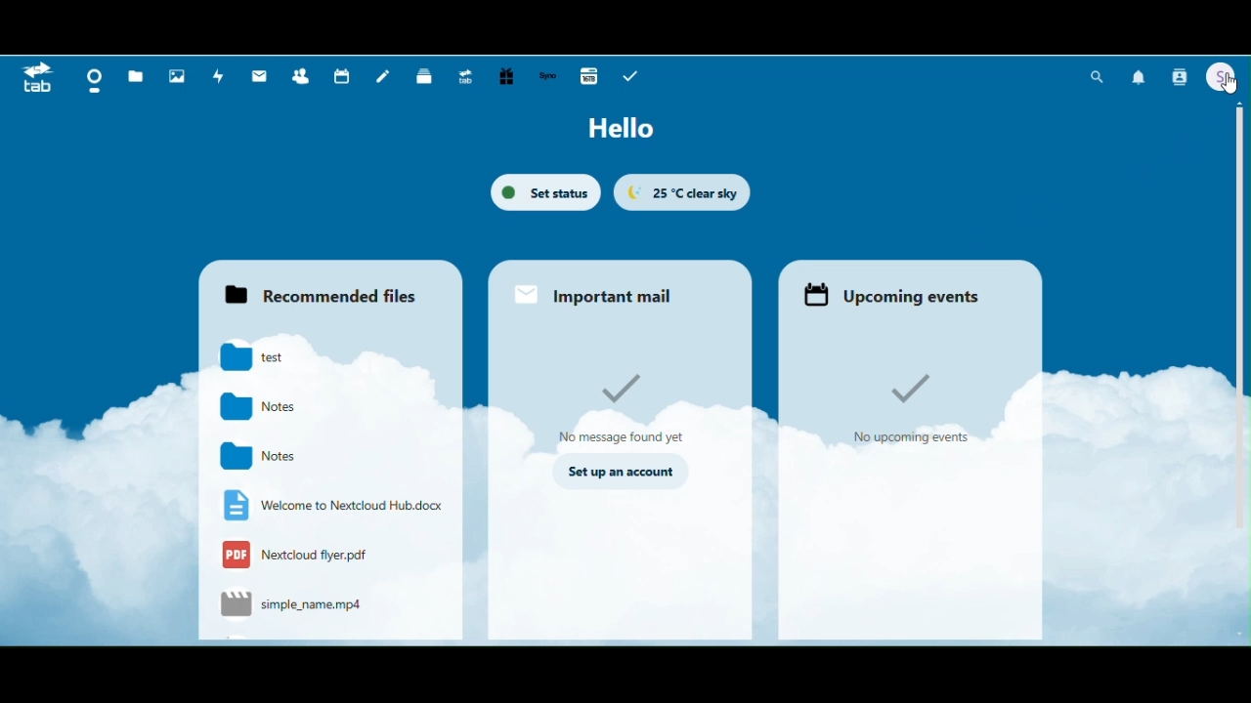 The width and height of the screenshot is (1251, 703). Describe the element at coordinates (630, 76) in the screenshot. I see `tasks` at that location.